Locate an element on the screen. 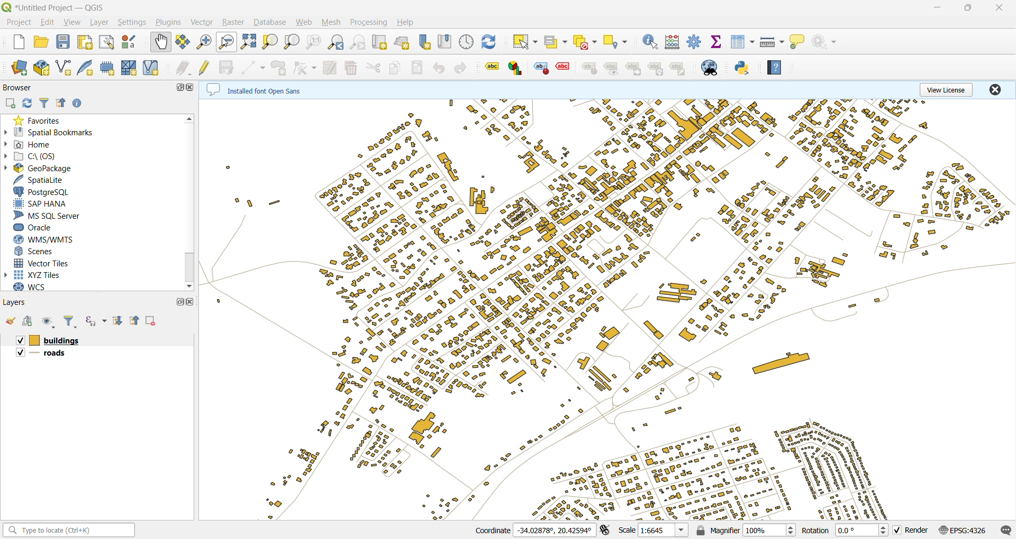 This screenshot has width=1016, height=539. open data source manager is located at coordinates (19, 69).